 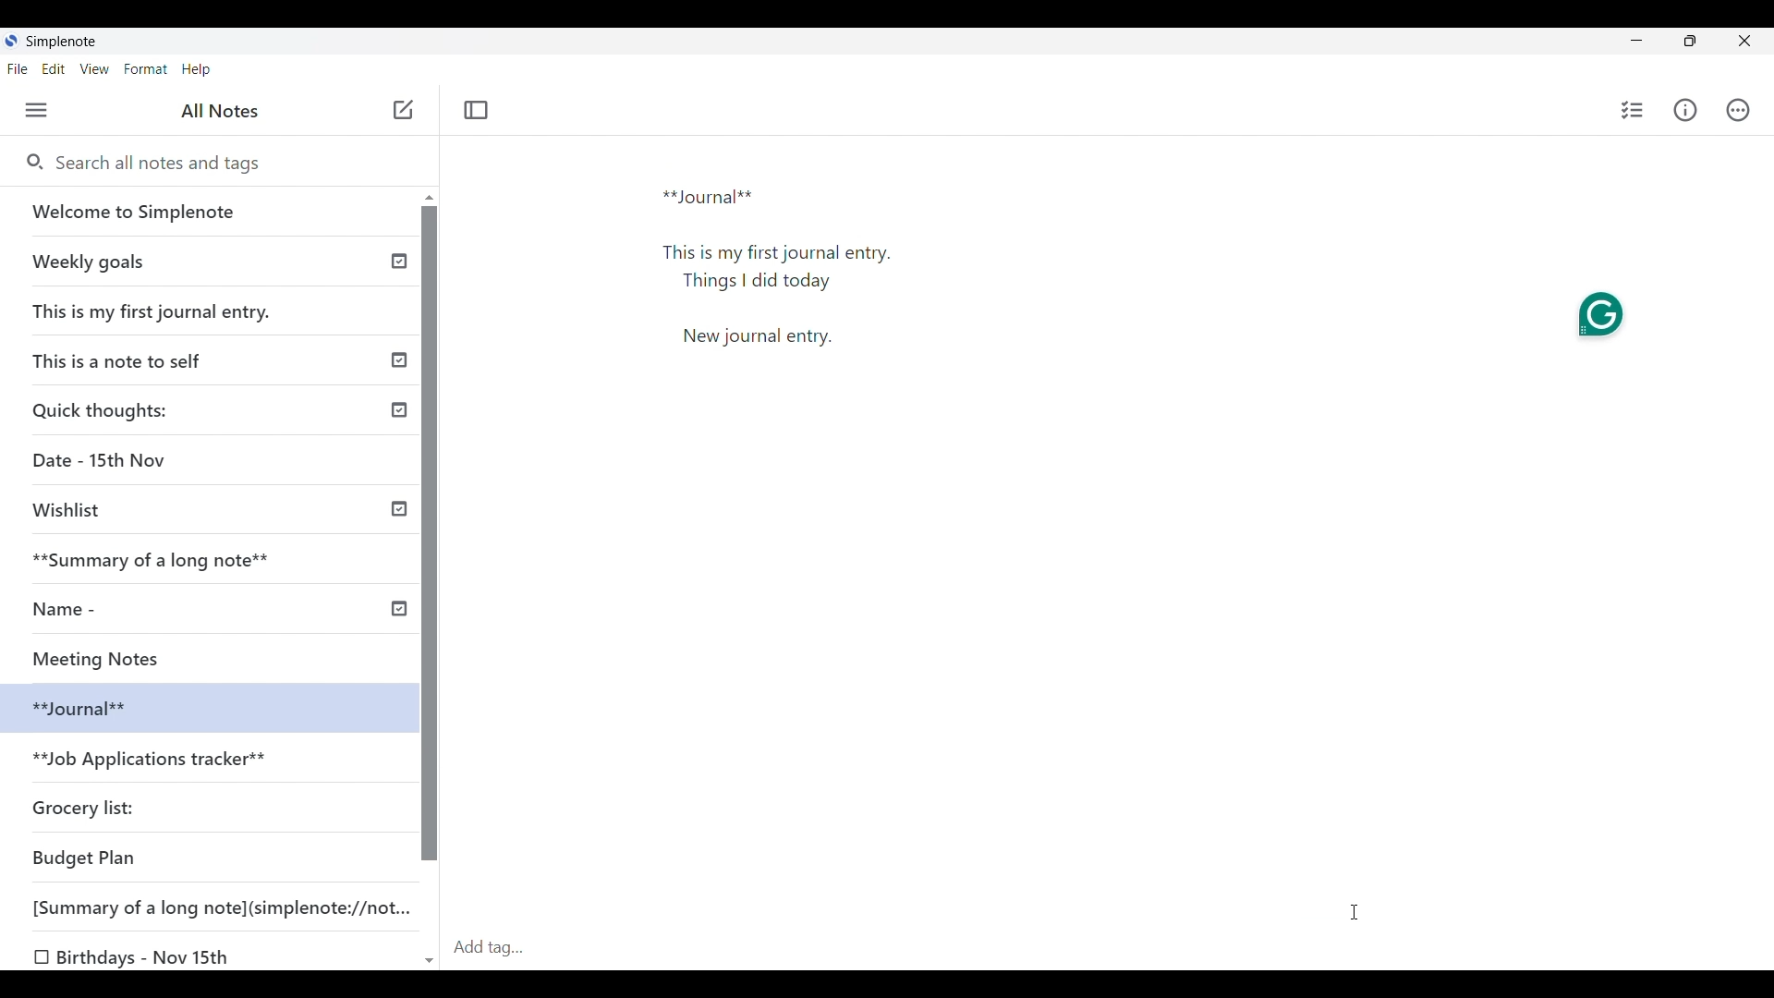 What do you see at coordinates (430, 534) in the screenshot?
I see `Vertical slide bar for left panel` at bounding box center [430, 534].